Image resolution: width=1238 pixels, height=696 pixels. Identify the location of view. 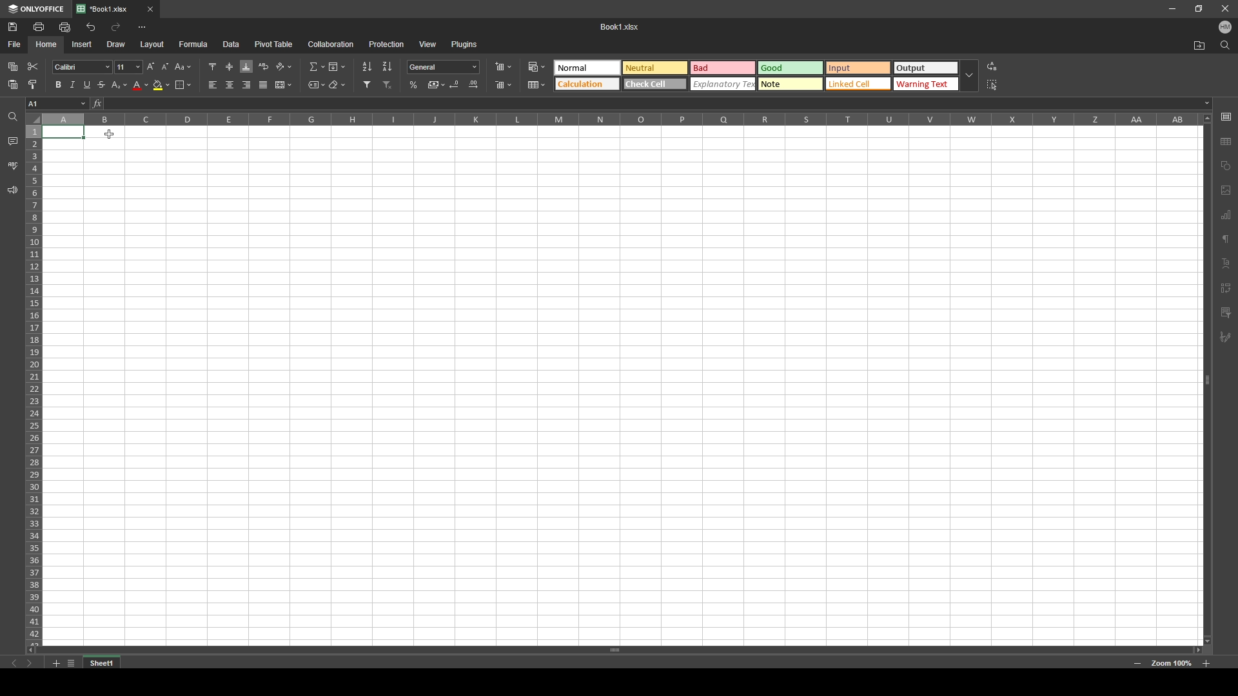
(427, 44).